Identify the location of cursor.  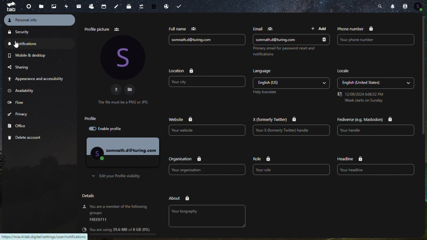
(17, 44).